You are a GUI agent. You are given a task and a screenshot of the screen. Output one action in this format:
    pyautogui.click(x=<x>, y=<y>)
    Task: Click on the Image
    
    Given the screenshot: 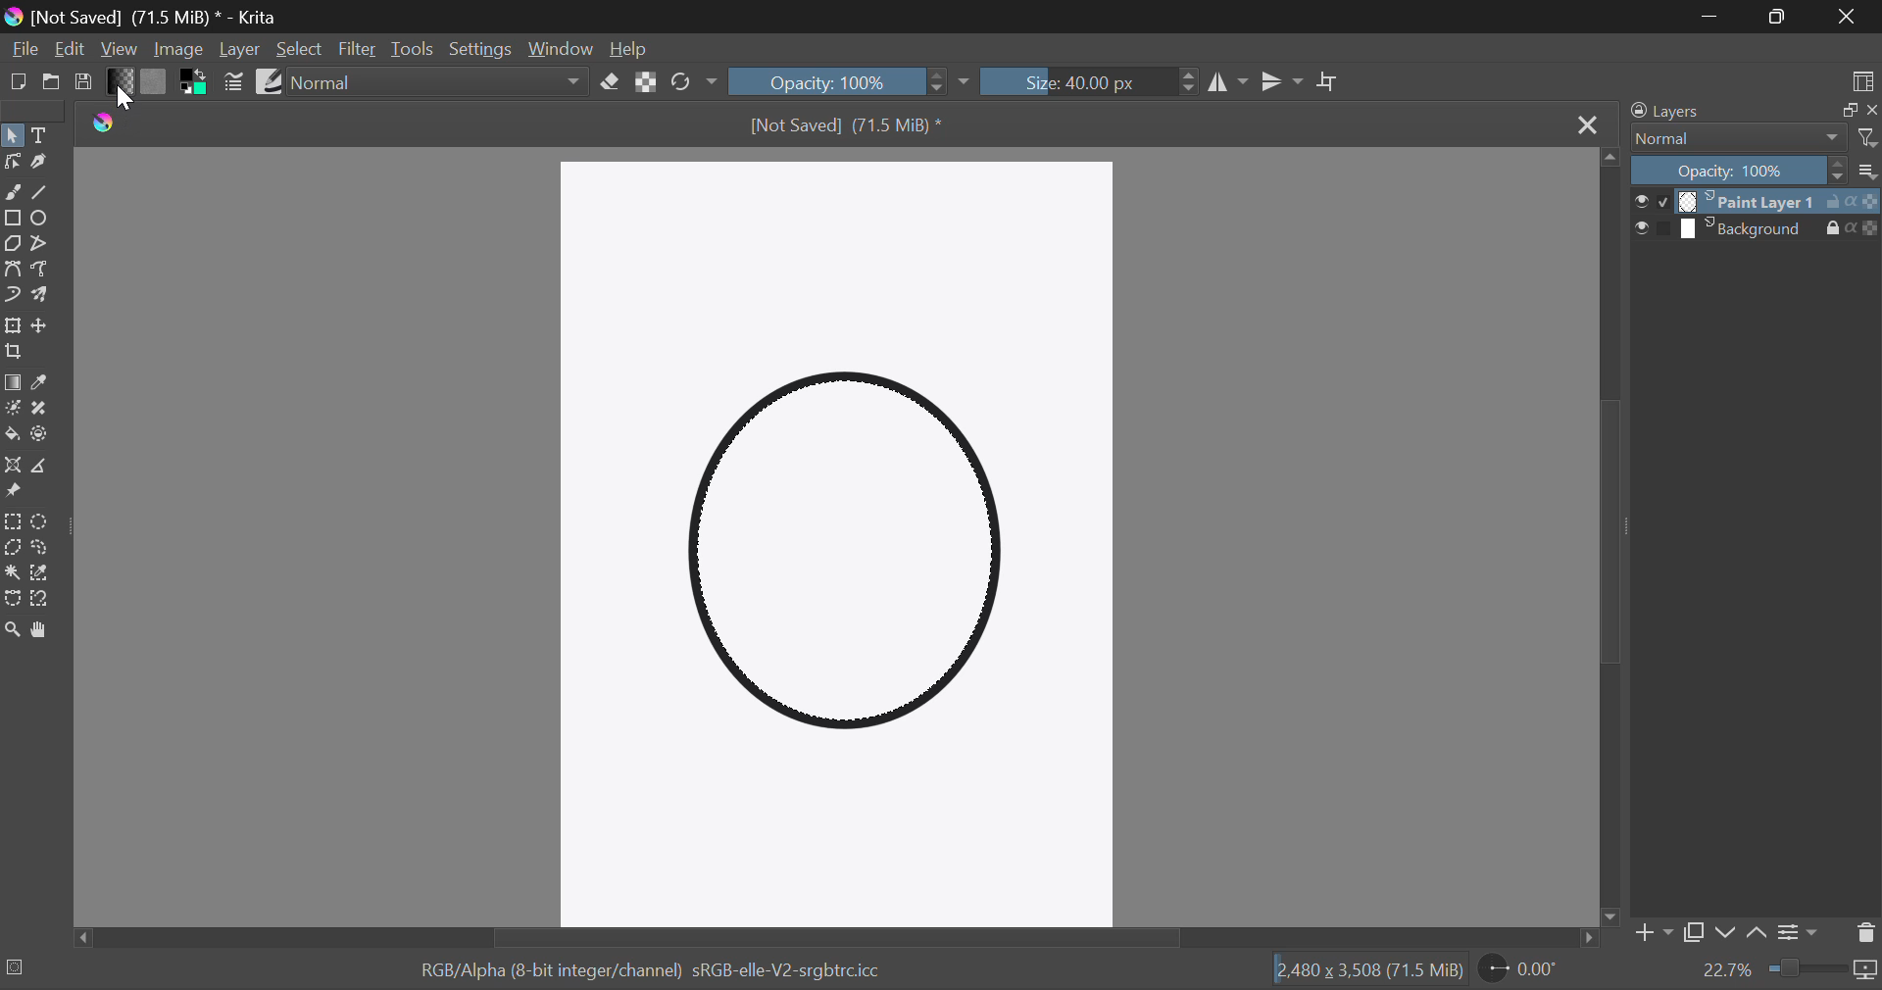 What is the action you would take?
    pyautogui.click(x=180, y=51)
    